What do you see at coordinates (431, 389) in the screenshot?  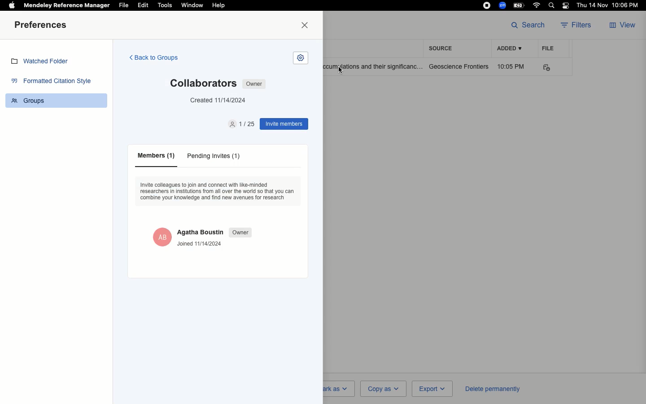 I see `Export` at bounding box center [431, 389].